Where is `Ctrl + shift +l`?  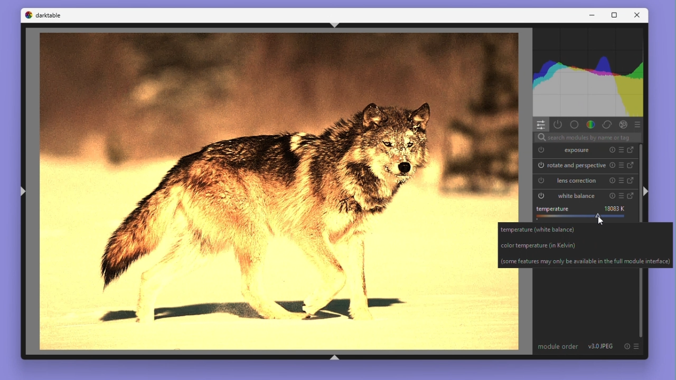 Ctrl + shift +l is located at coordinates (23, 193).